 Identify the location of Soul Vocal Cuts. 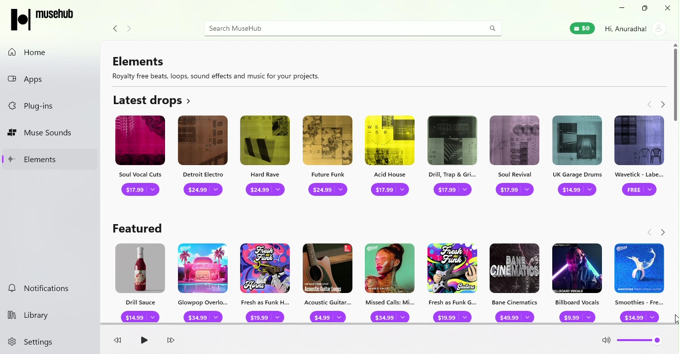
(139, 157).